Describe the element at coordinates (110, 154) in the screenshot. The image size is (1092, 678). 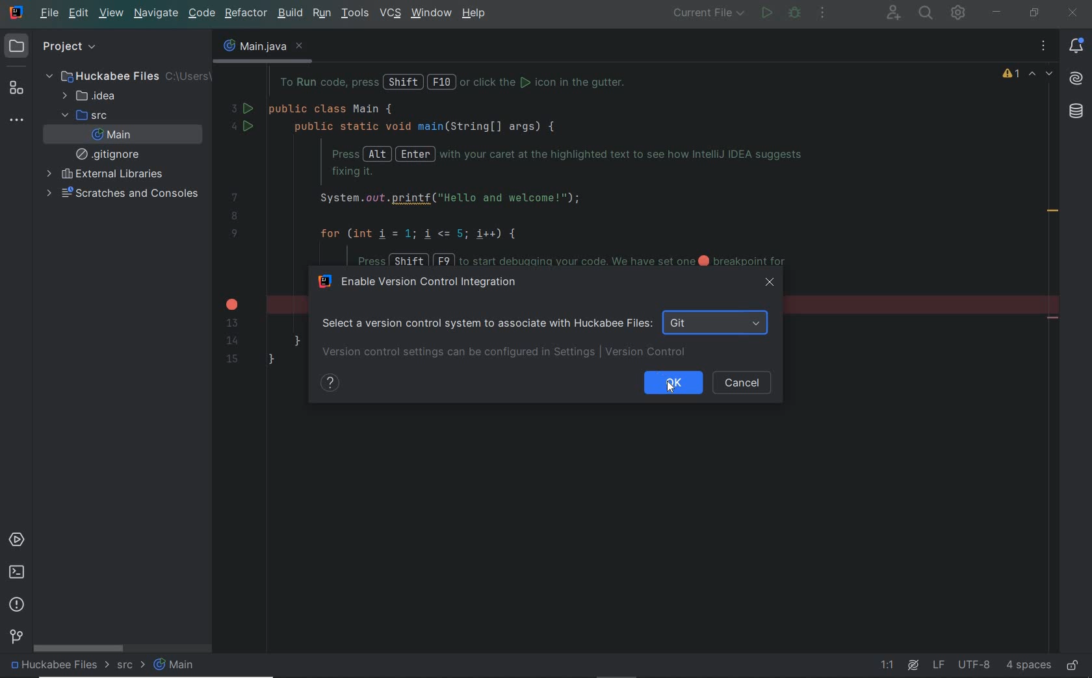
I see `gitignore` at that location.